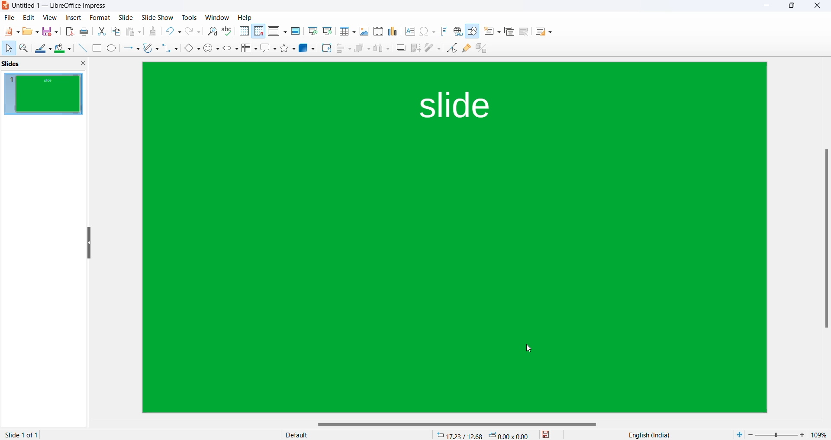 The image size is (831, 440). What do you see at coordinates (258, 32) in the screenshot?
I see `snap to grid` at bounding box center [258, 32].